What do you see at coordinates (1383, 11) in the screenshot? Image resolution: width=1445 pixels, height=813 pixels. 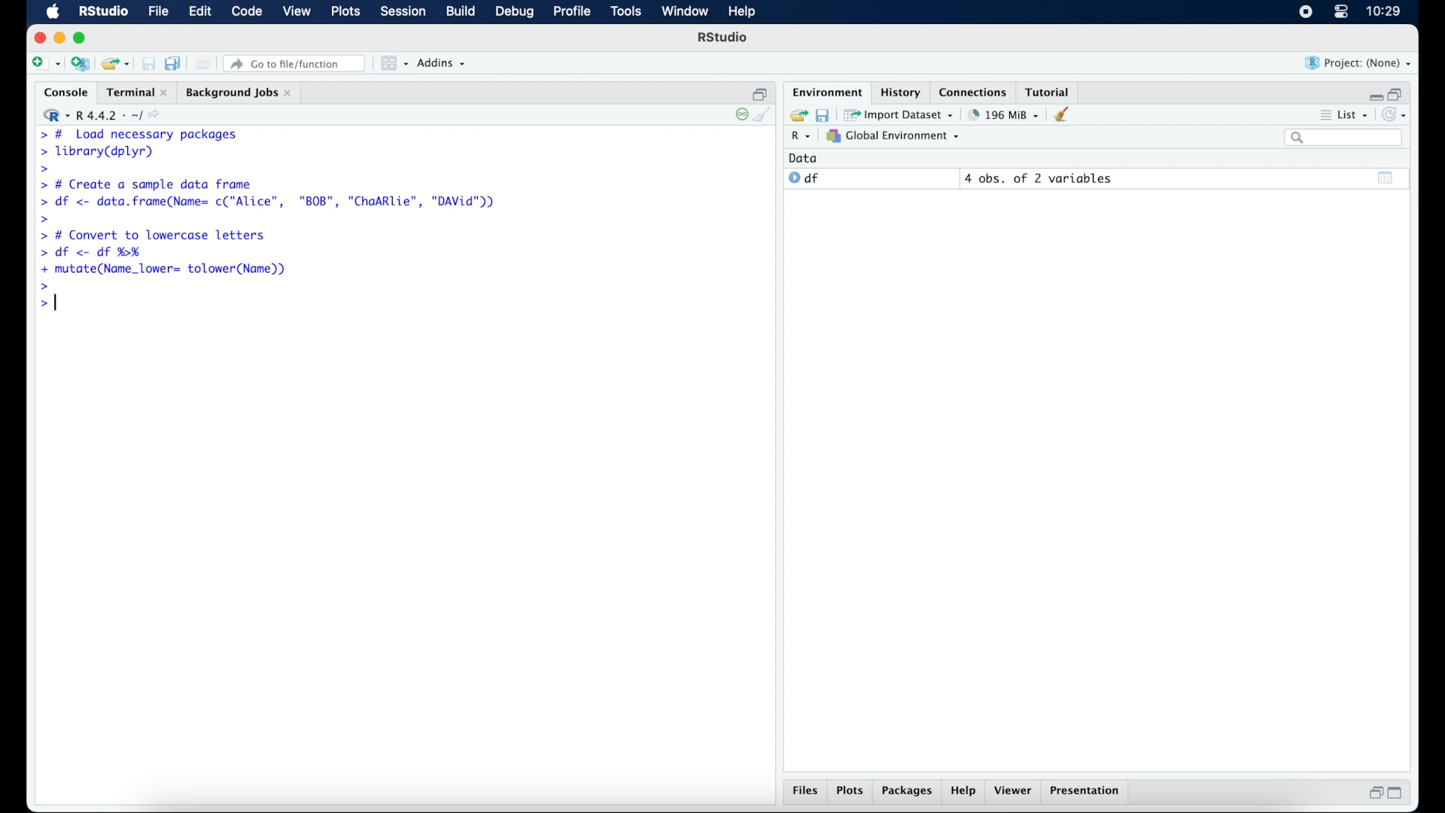 I see `10.27` at bounding box center [1383, 11].